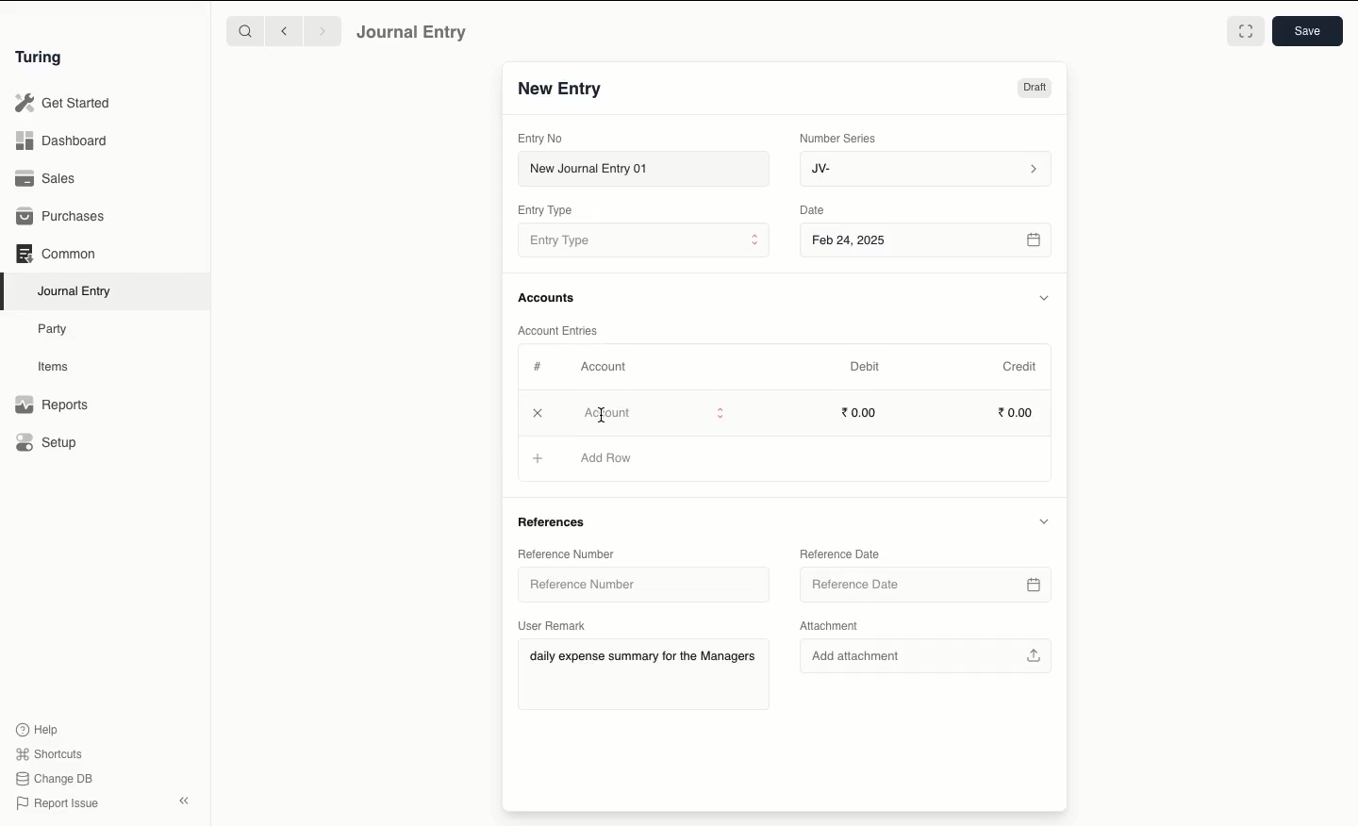 The image size is (1358, 826). I want to click on daily expense summary for the Managers, so click(641, 657).